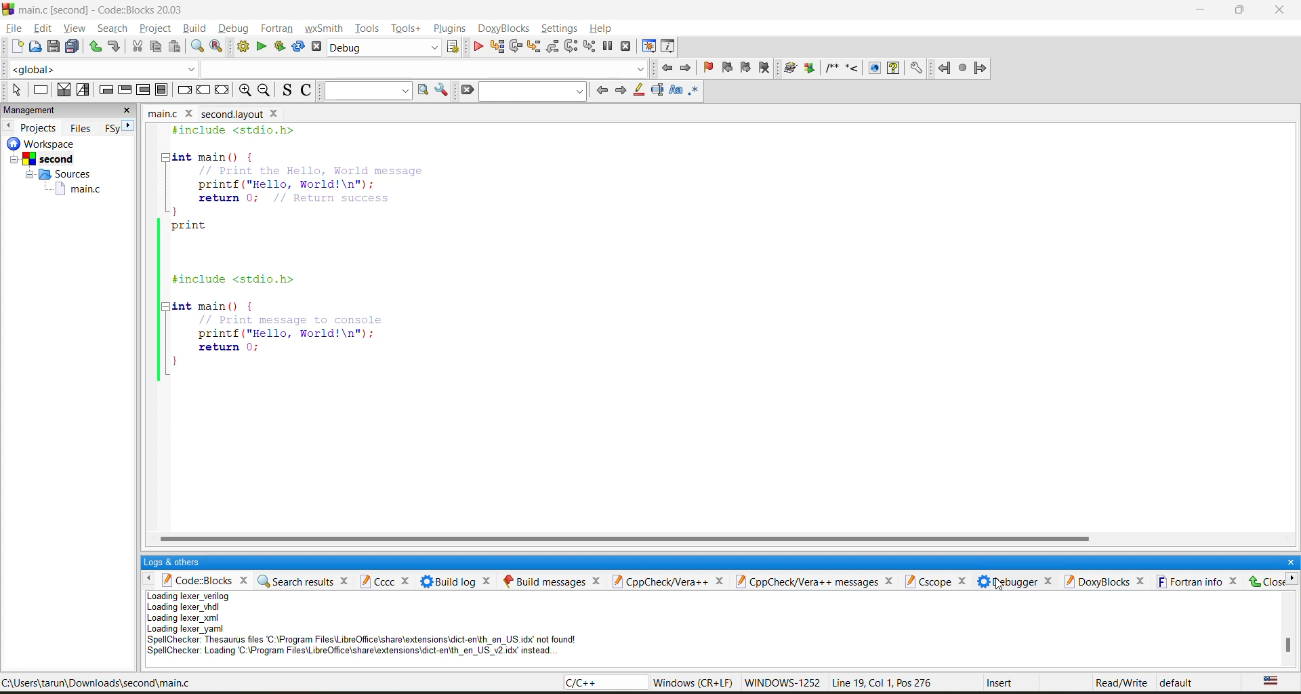 The width and height of the screenshot is (1301, 694). What do you see at coordinates (247, 91) in the screenshot?
I see `zoom in` at bounding box center [247, 91].